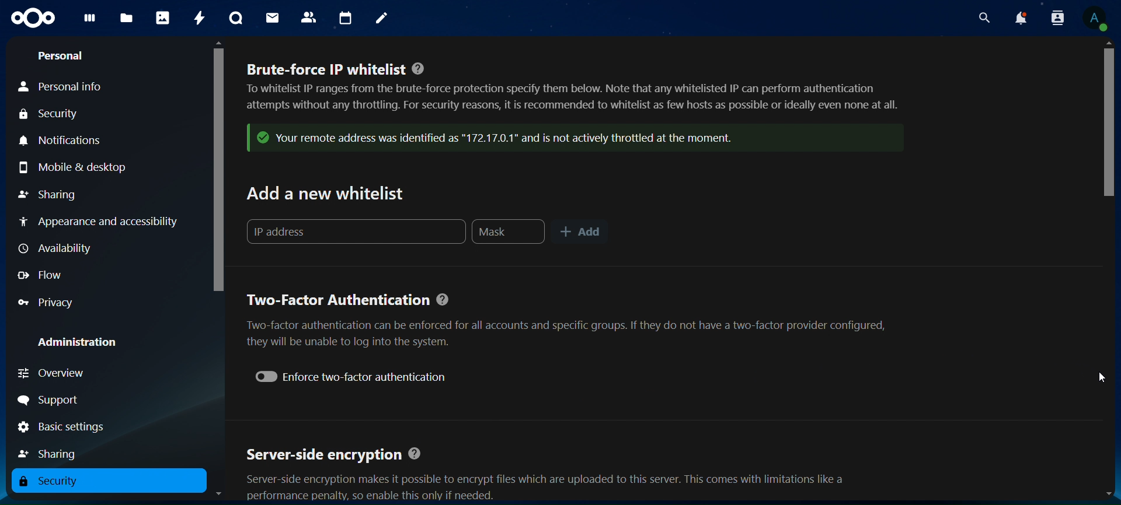  I want to click on mobile & desktop, so click(78, 167).